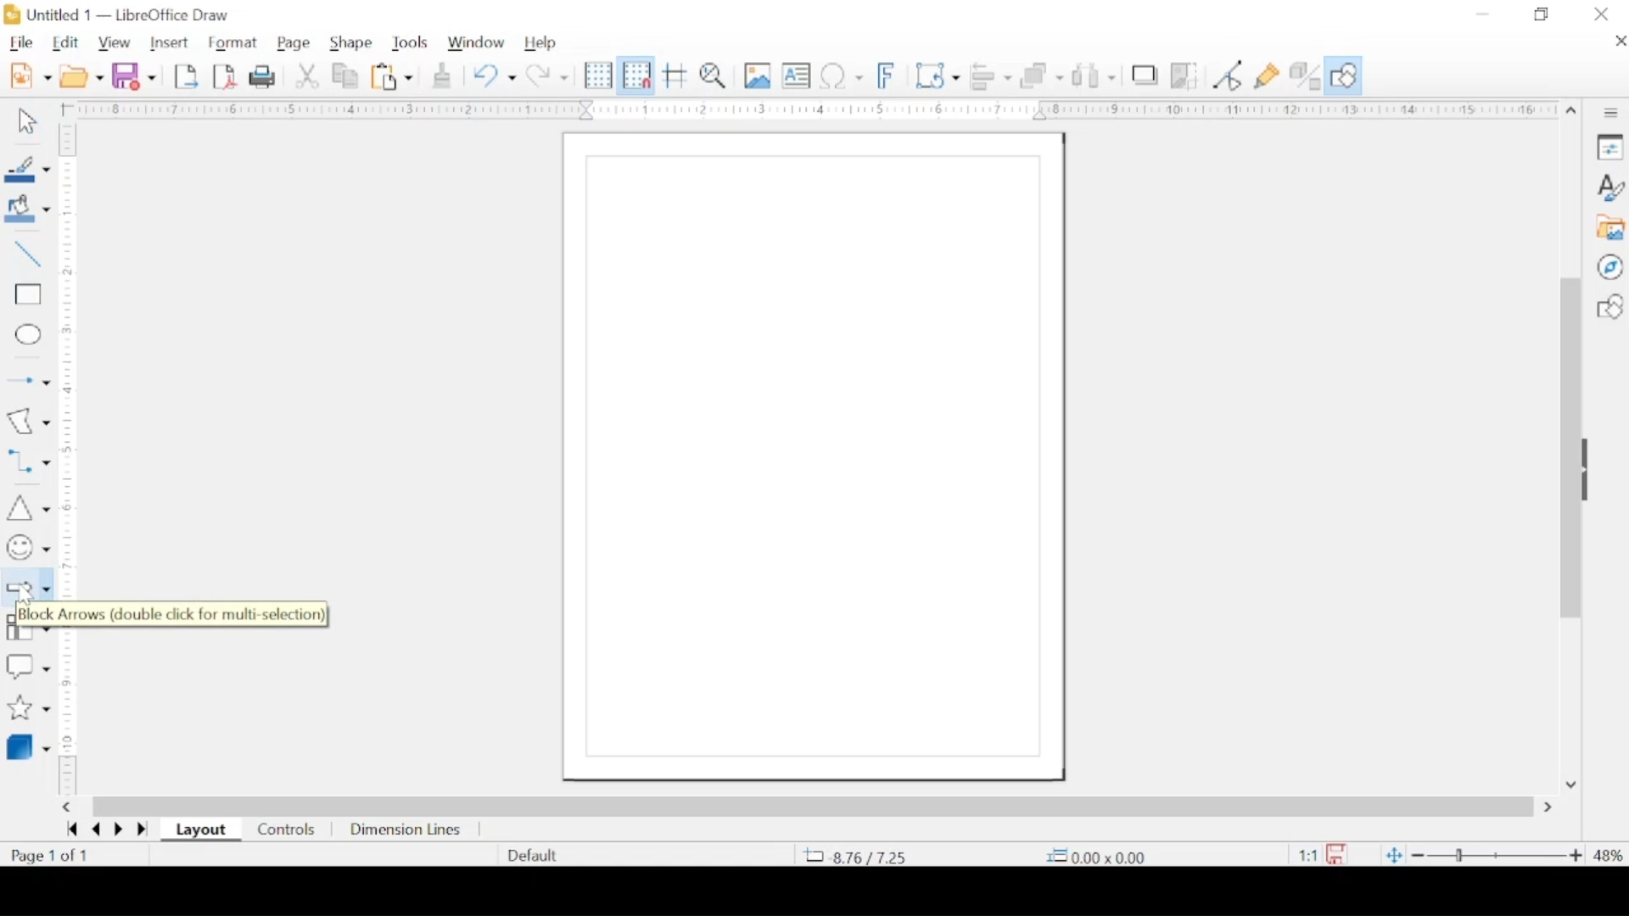  What do you see at coordinates (1542, 14) in the screenshot?
I see `restore down` at bounding box center [1542, 14].